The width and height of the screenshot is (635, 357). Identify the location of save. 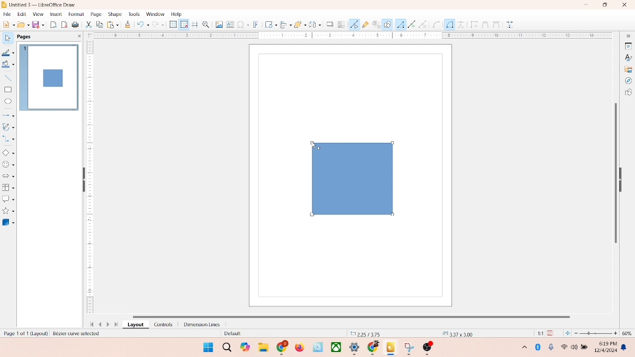
(39, 24).